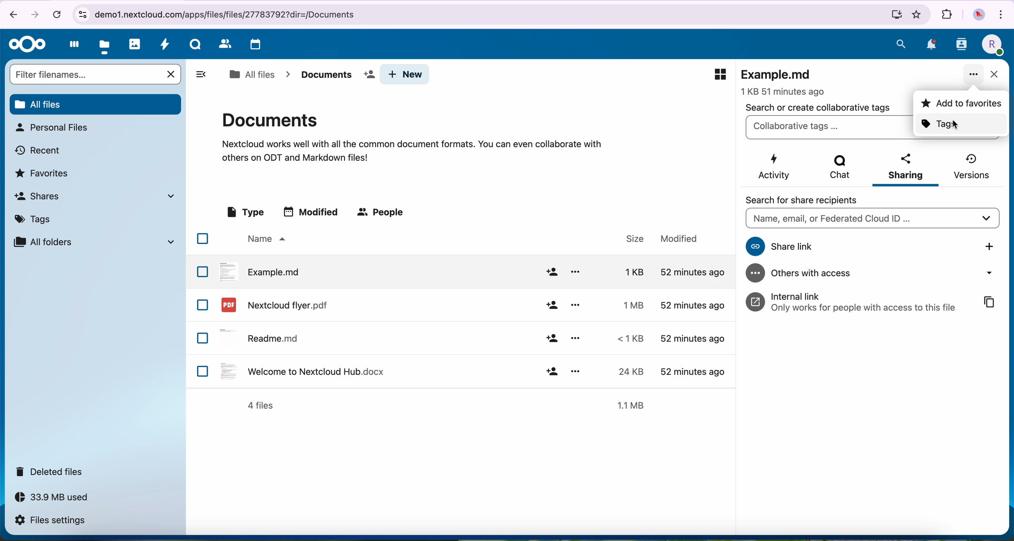  What do you see at coordinates (172, 74) in the screenshot?
I see `cancel` at bounding box center [172, 74].